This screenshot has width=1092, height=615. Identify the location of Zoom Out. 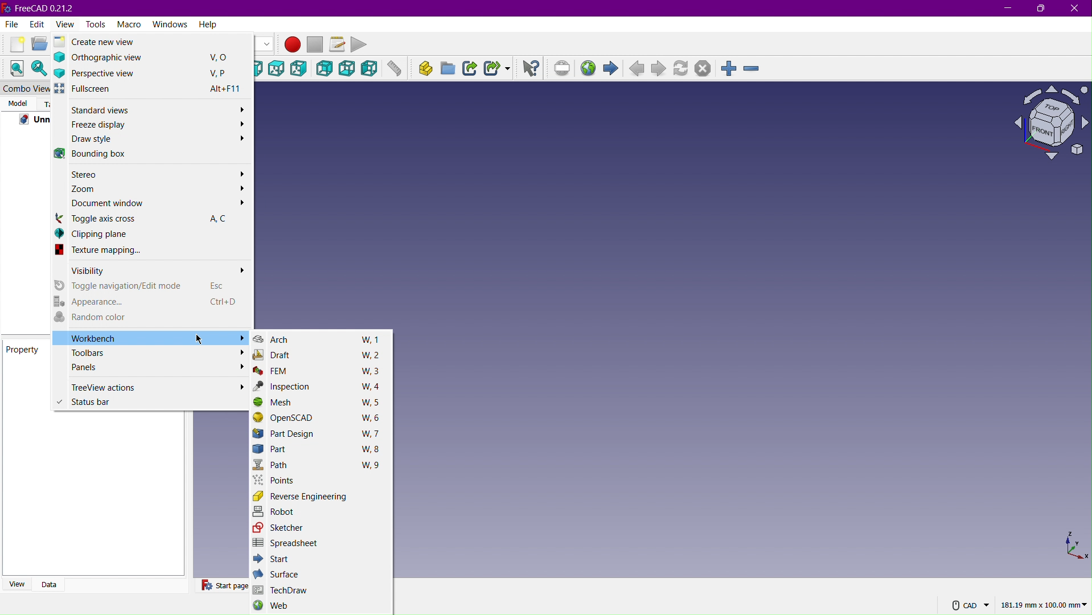
(751, 69).